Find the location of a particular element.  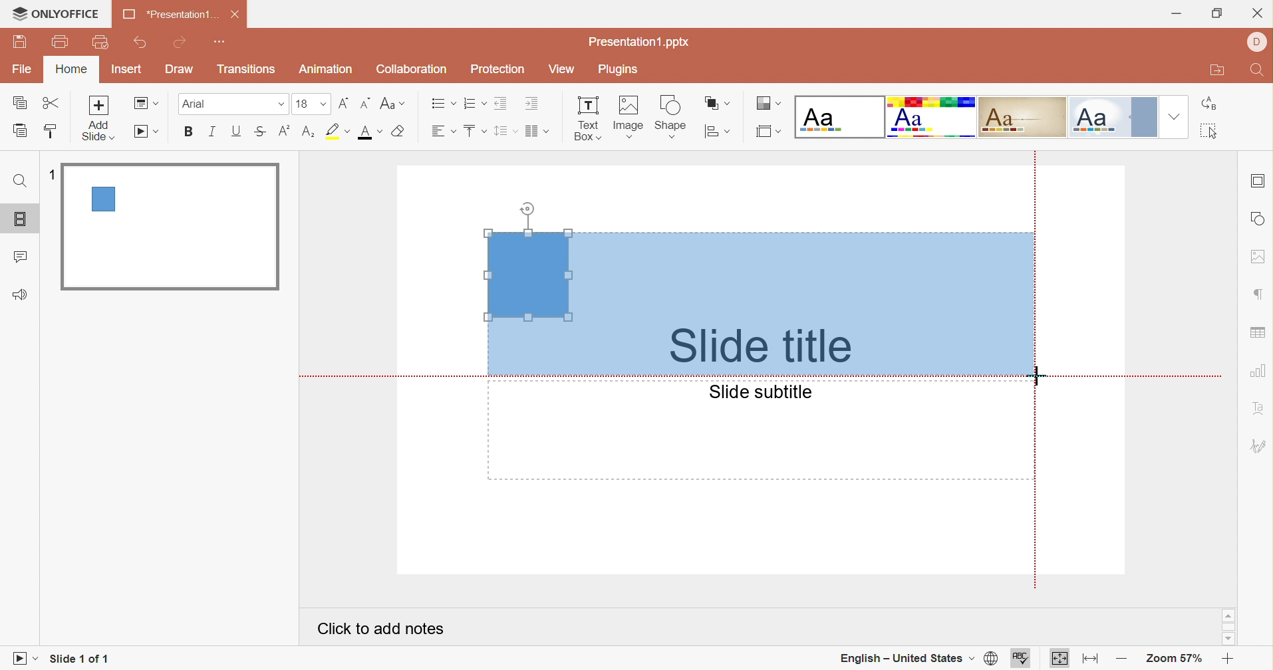

Superscript is located at coordinates (283, 135).